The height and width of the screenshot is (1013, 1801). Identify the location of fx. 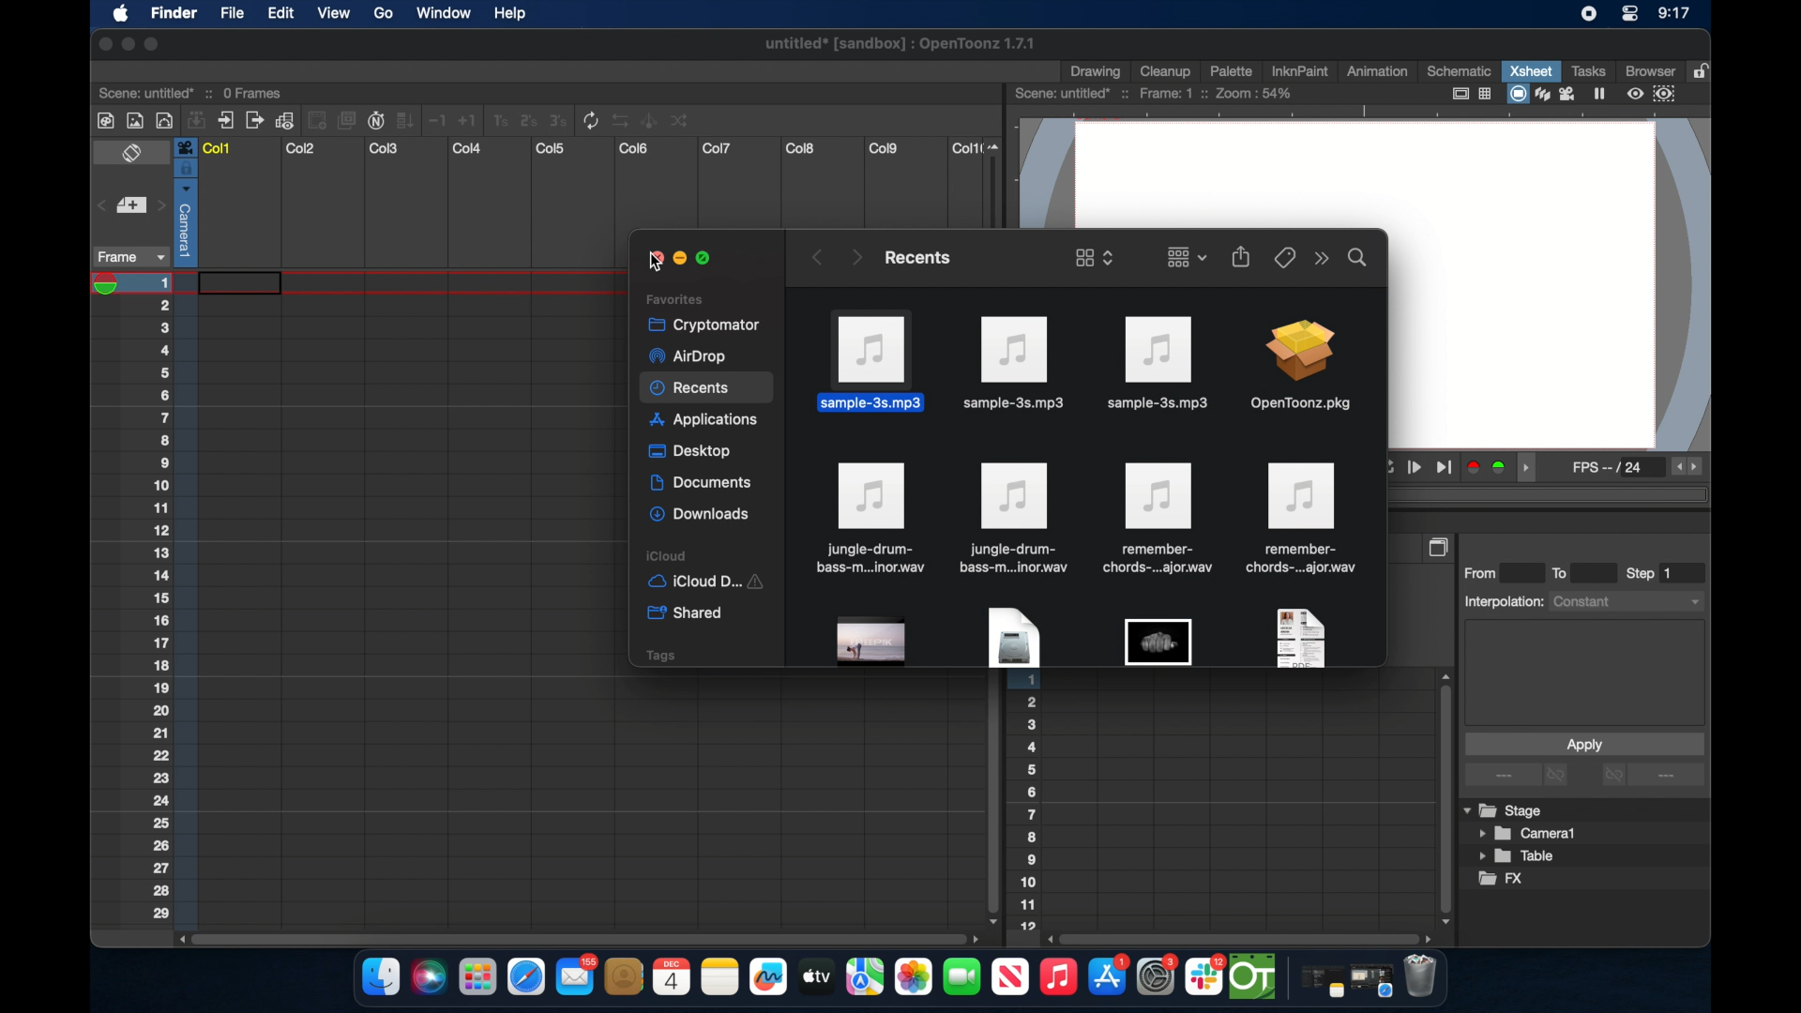
(1502, 879).